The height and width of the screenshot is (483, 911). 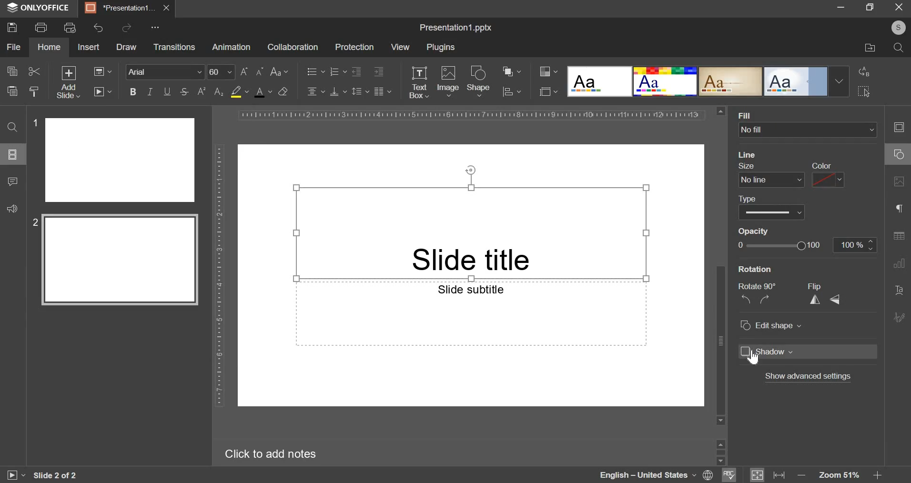 I want to click on right, so click(x=768, y=299).